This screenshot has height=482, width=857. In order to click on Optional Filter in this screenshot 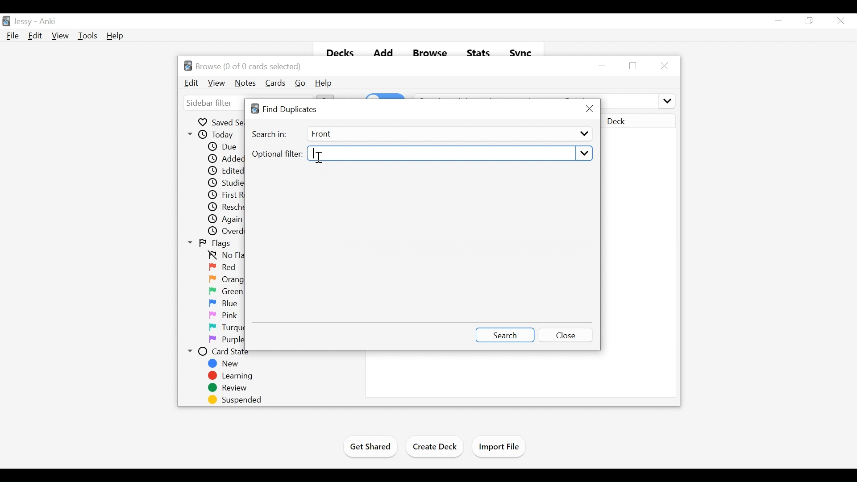, I will do `click(277, 154)`.